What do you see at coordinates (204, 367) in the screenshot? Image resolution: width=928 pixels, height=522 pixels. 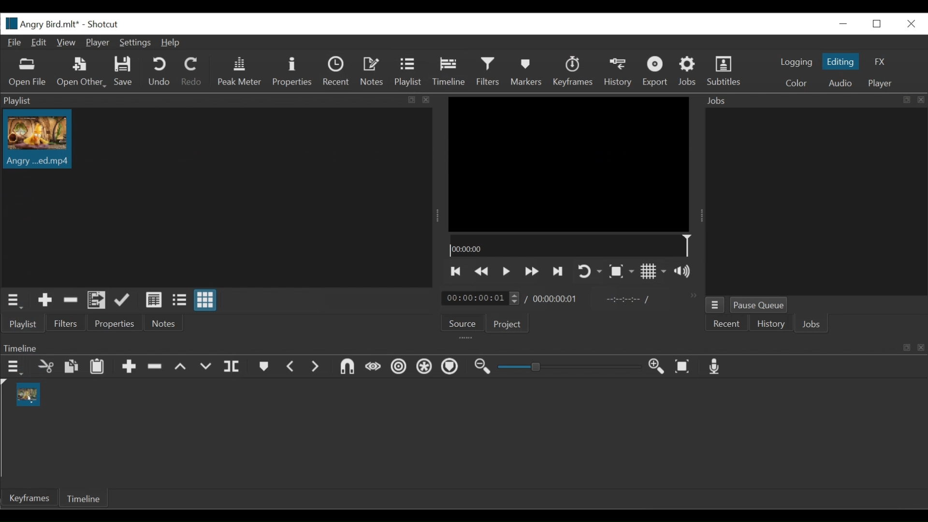 I see `Overwrite` at bounding box center [204, 367].